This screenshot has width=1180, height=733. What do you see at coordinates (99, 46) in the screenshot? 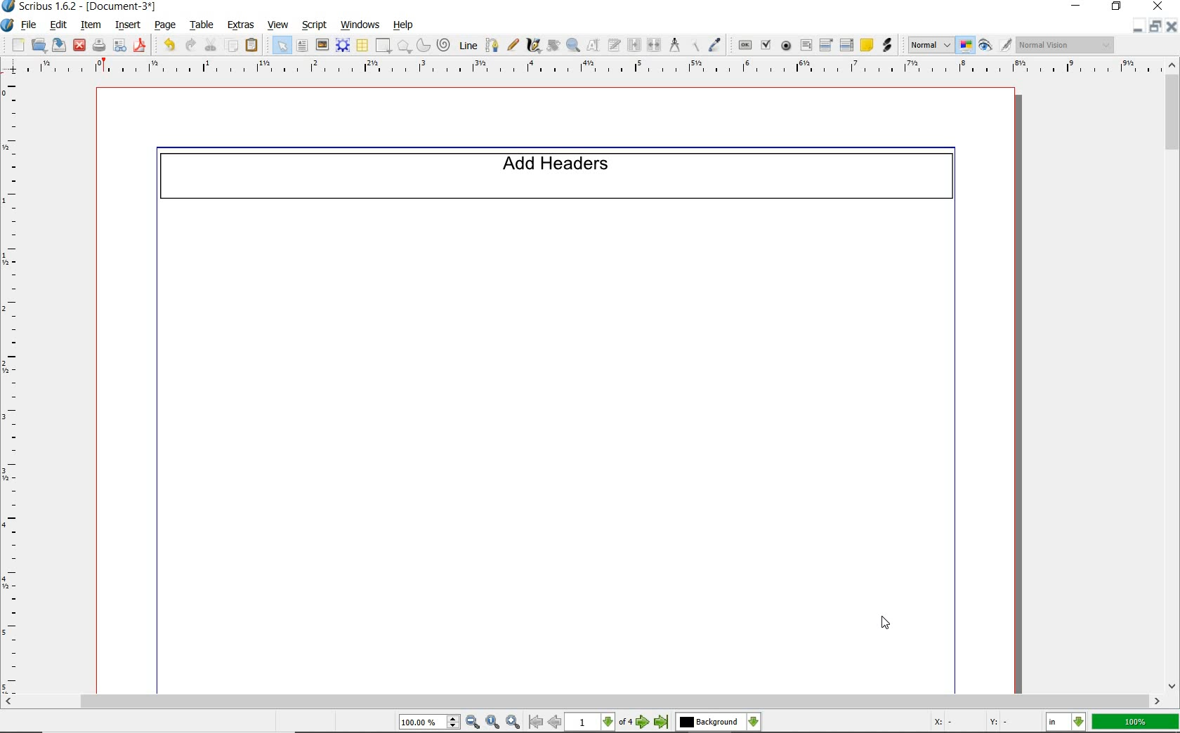
I see `print` at bounding box center [99, 46].